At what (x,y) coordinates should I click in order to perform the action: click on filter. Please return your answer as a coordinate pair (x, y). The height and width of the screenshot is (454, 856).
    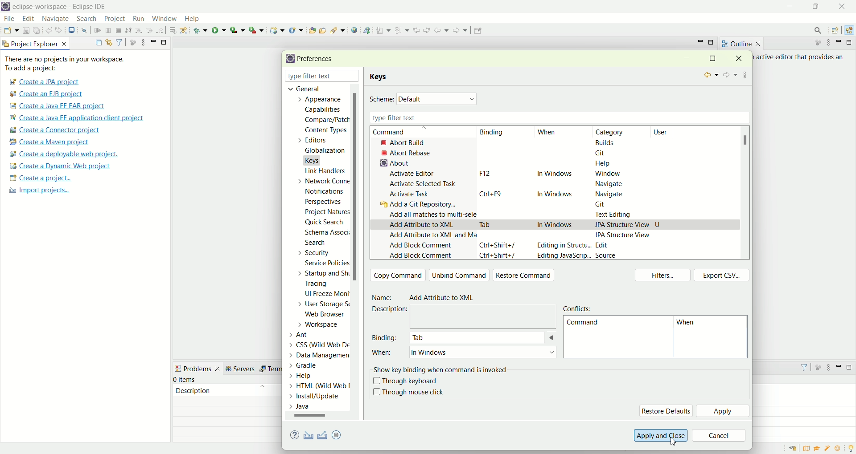
    Looking at the image, I should click on (800, 367).